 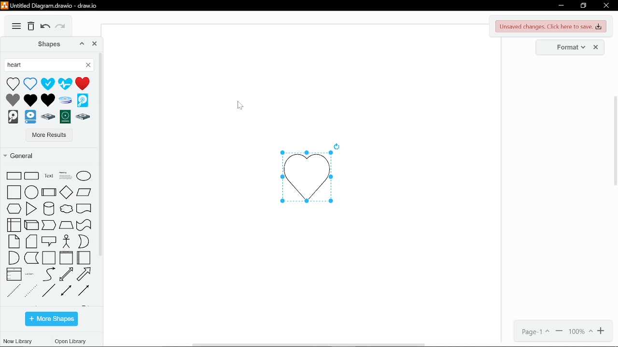 I want to click on heart, so click(x=83, y=83).